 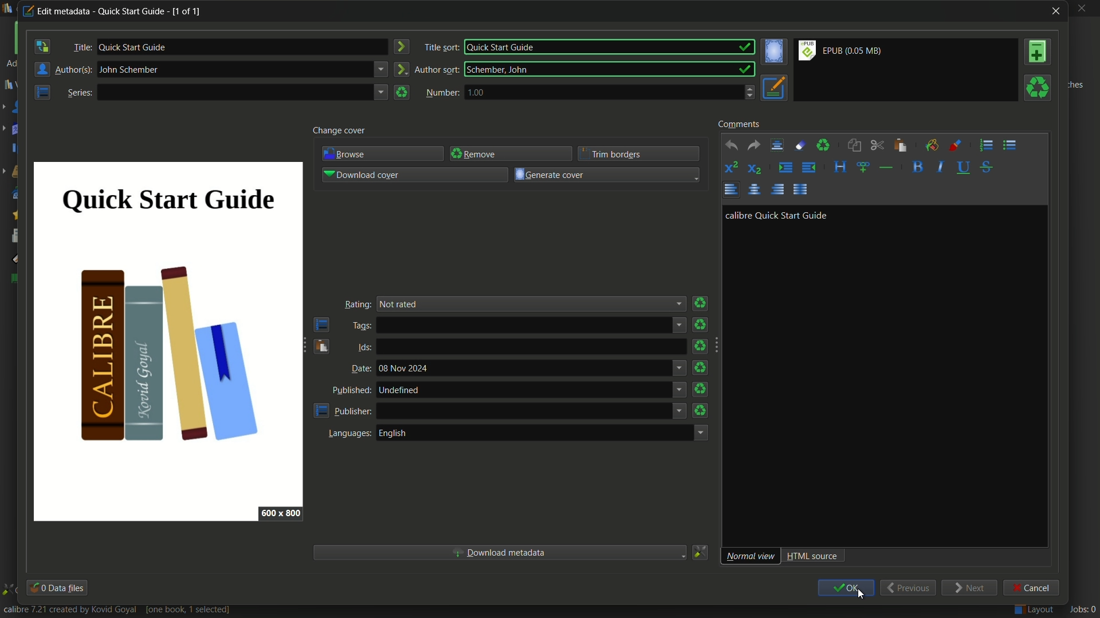 I want to click on redo, so click(x=755, y=146).